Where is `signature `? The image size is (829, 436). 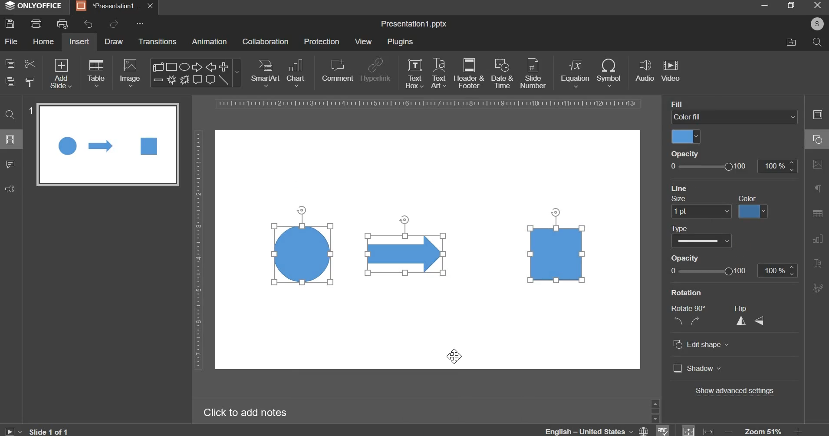
signature  is located at coordinates (817, 287).